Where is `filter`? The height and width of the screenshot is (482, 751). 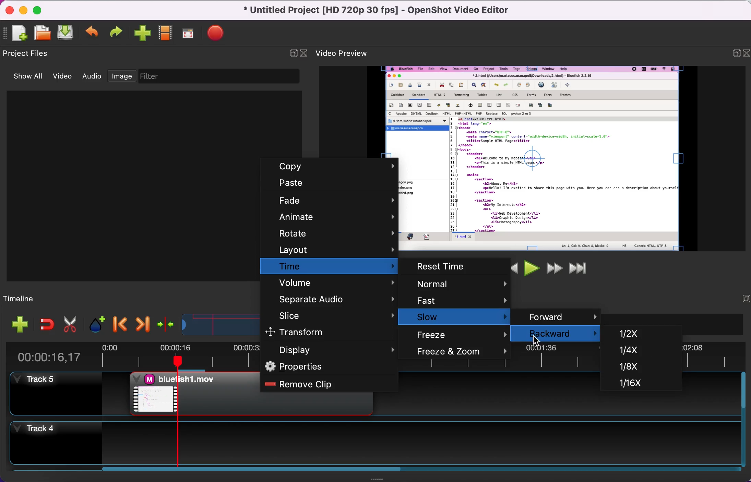 filter is located at coordinates (222, 76).